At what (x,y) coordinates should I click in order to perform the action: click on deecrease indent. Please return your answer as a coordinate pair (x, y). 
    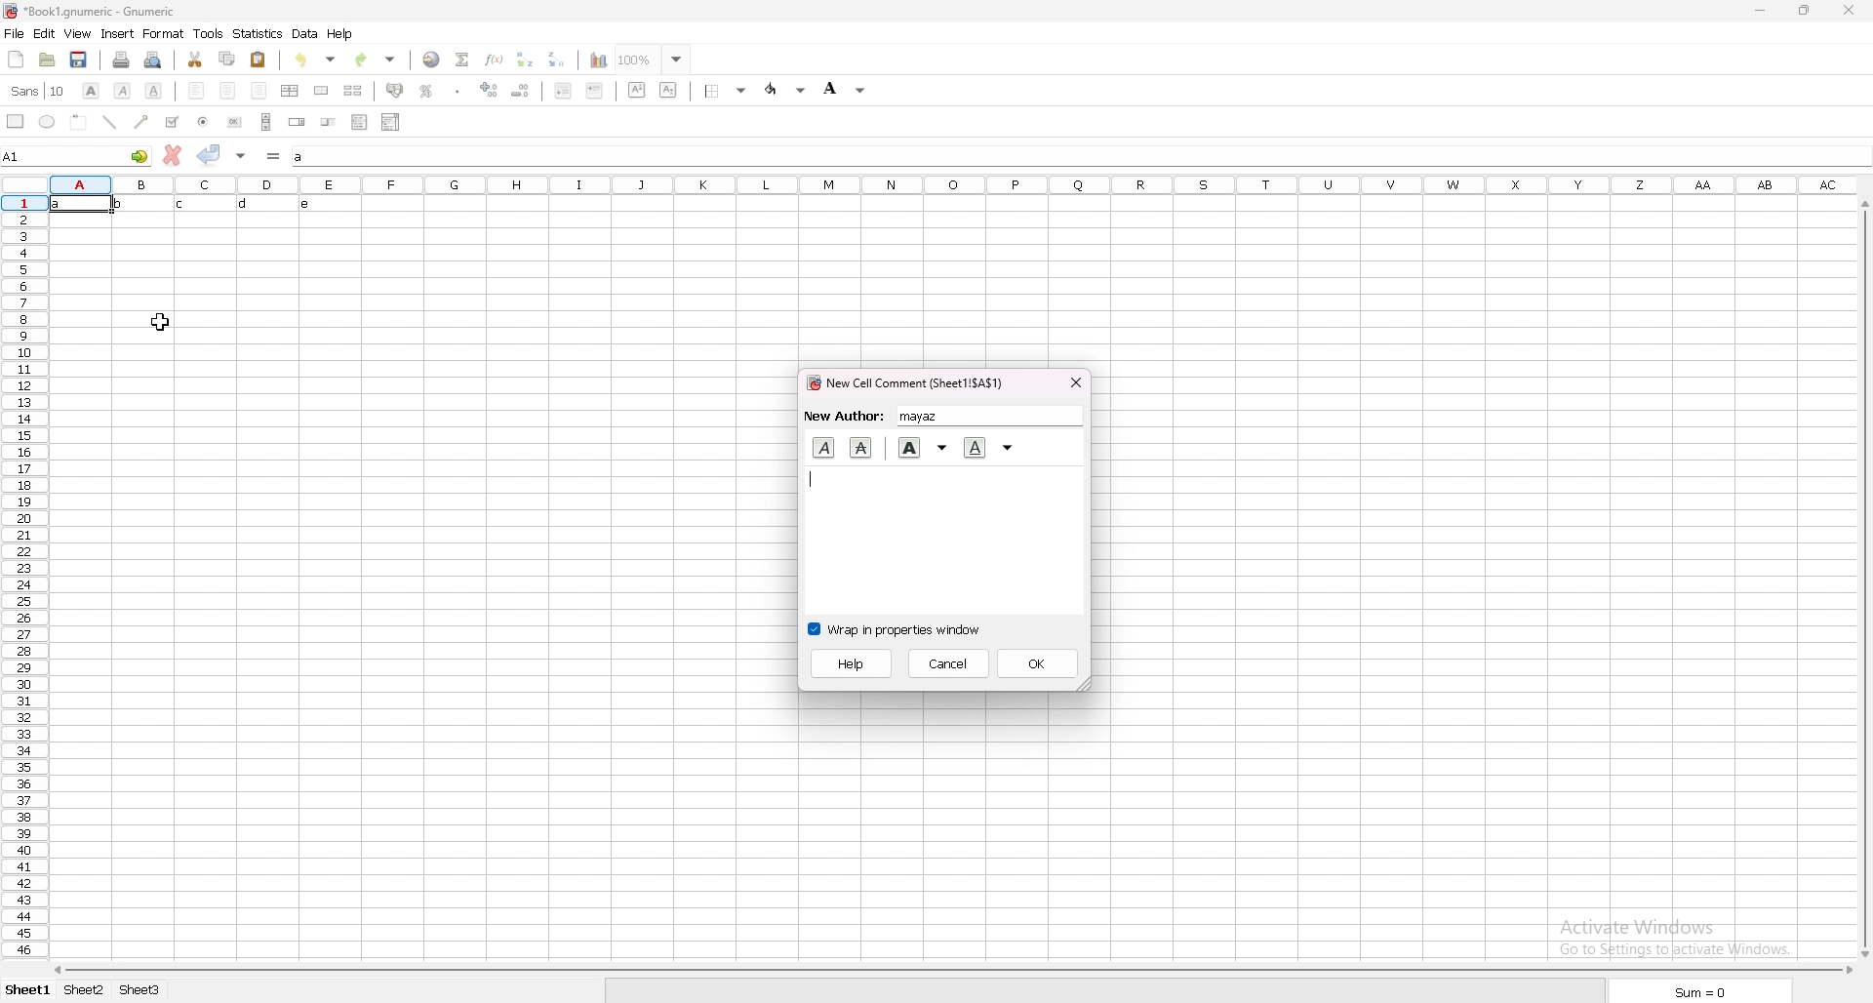
    Looking at the image, I should click on (563, 91).